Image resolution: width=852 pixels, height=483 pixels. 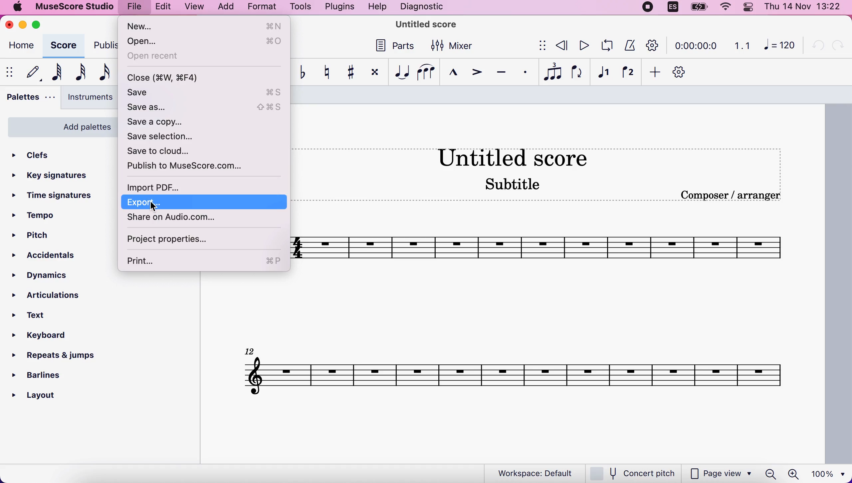 What do you see at coordinates (531, 473) in the screenshot?
I see `workspace default` at bounding box center [531, 473].